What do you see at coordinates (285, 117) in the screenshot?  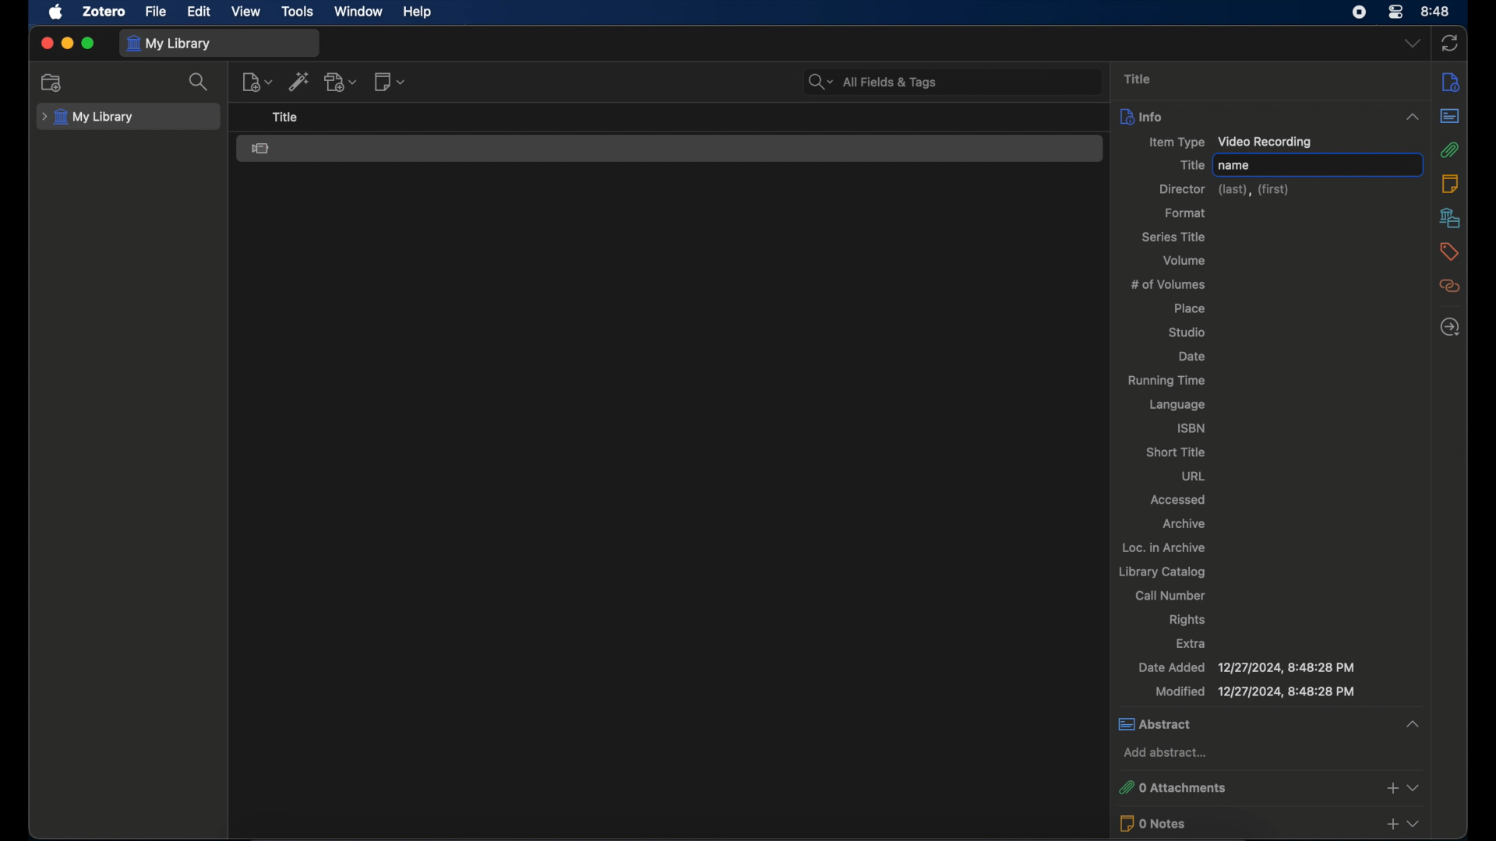 I see `title` at bounding box center [285, 117].